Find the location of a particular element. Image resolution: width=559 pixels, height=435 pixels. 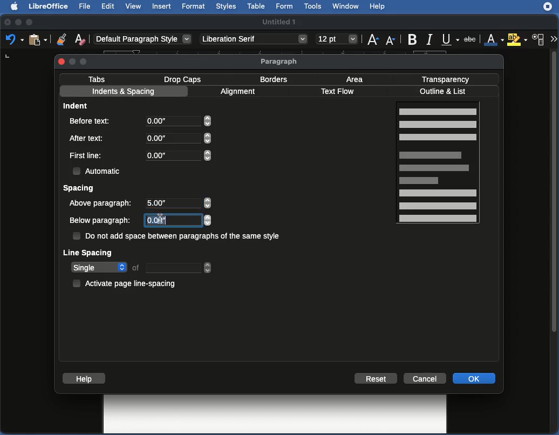

Outline and list is located at coordinates (445, 92).